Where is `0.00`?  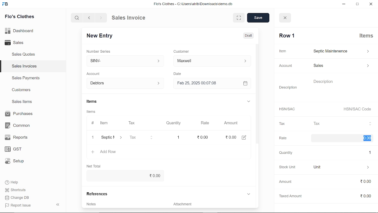 0.00 is located at coordinates (230, 137).